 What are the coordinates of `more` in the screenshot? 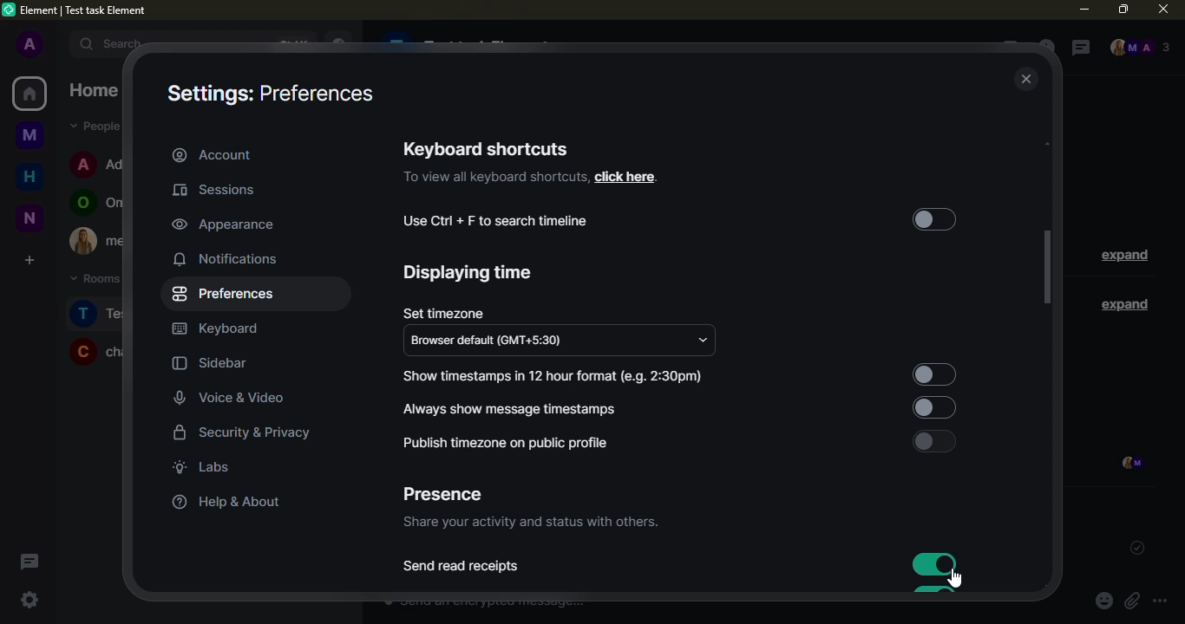 It's located at (1160, 601).